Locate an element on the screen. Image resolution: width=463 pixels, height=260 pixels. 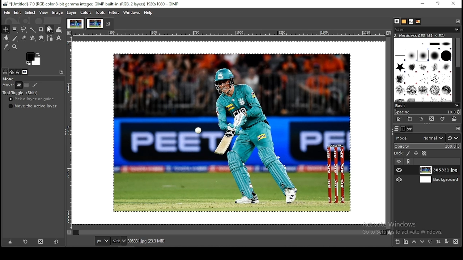
mask layer is located at coordinates (446, 242).